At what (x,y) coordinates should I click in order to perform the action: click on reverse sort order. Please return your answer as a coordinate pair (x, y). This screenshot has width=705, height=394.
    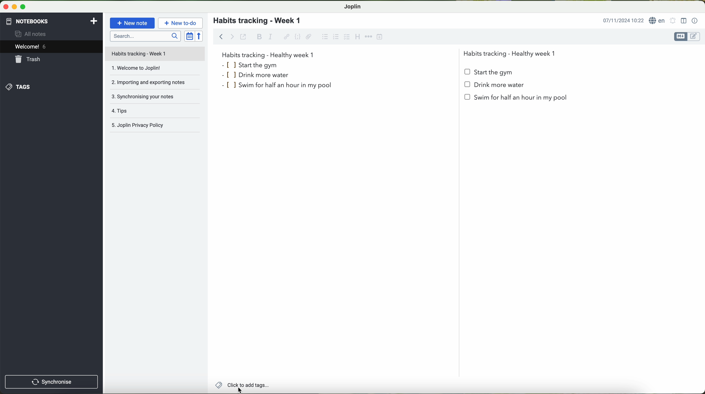
    Looking at the image, I should click on (200, 36).